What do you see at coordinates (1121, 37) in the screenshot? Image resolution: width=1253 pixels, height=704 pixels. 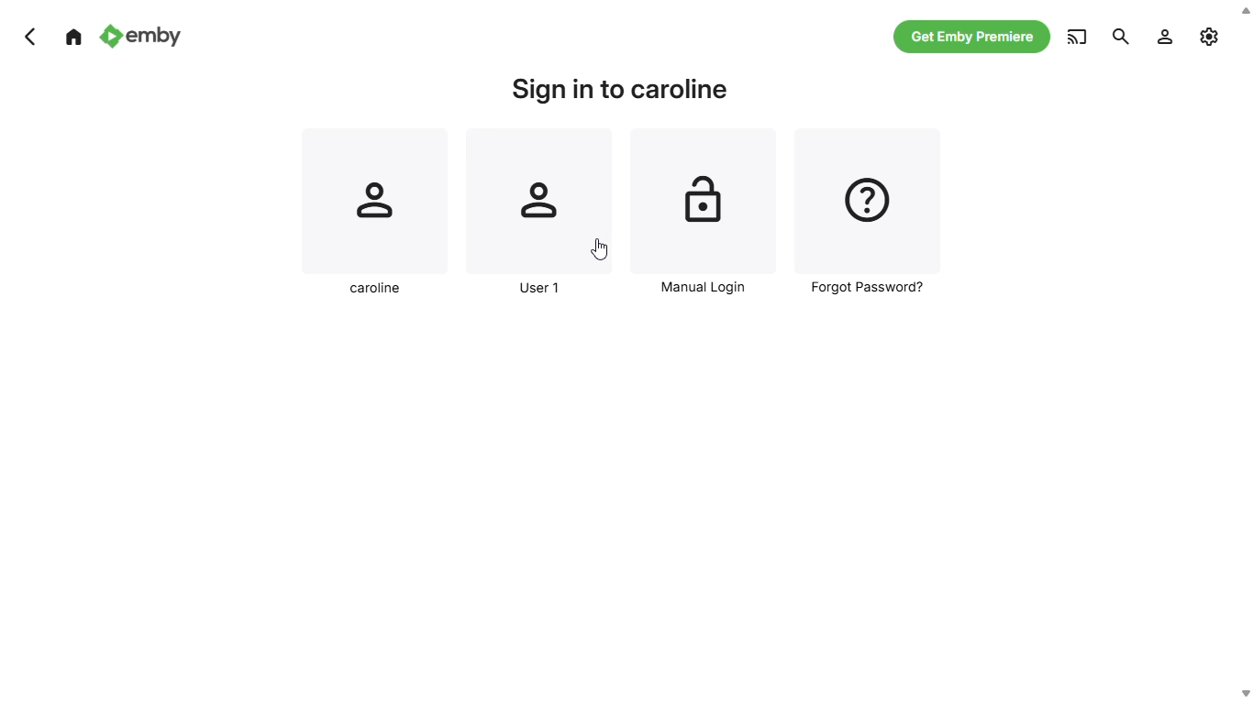 I see `play on another device` at bounding box center [1121, 37].